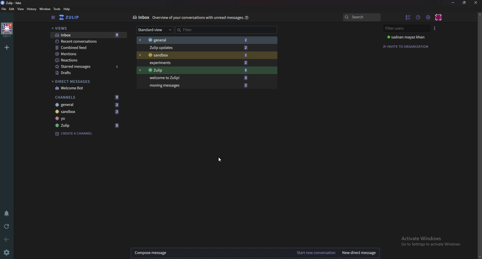  What do you see at coordinates (87, 67) in the screenshot?
I see `starred messages` at bounding box center [87, 67].